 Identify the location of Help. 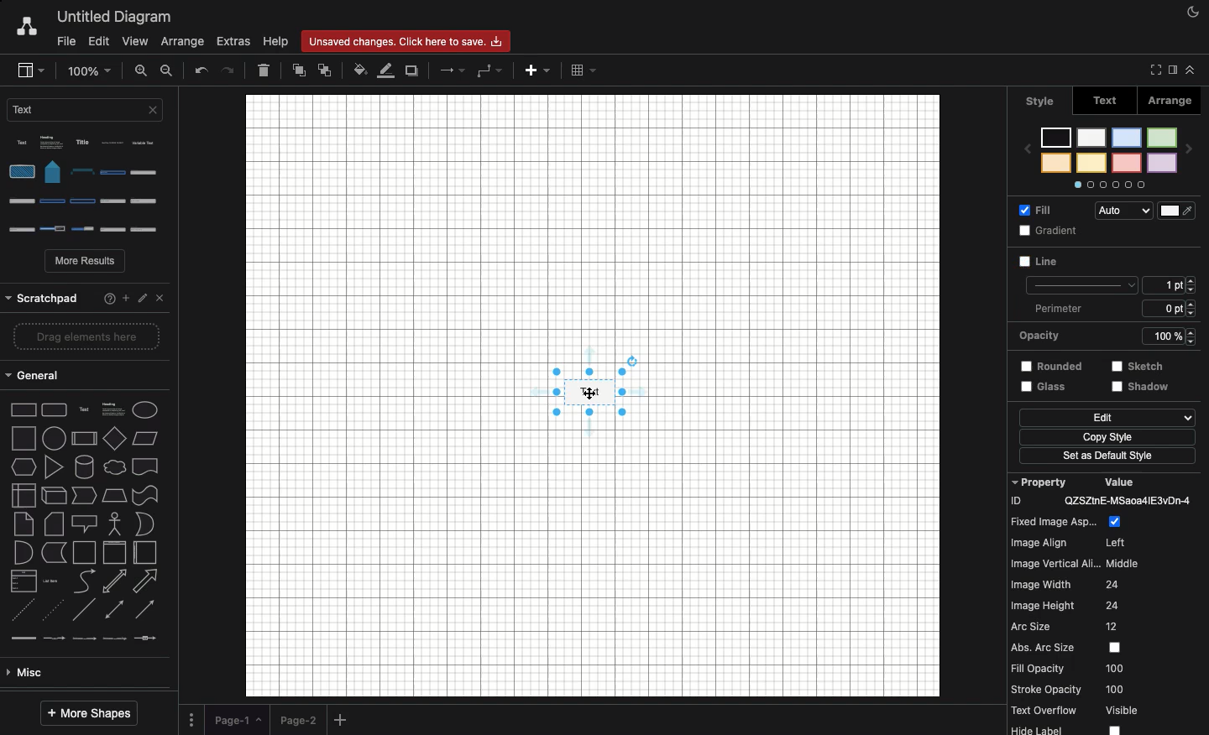
(275, 42).